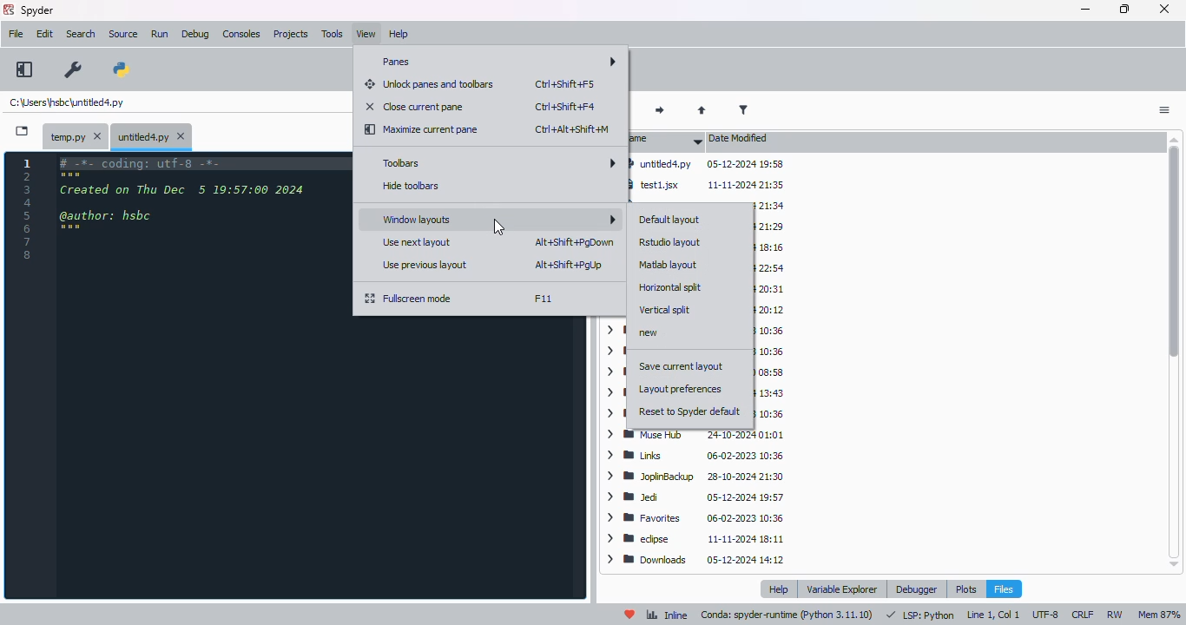 This screenshot has width=1186, height=625. What do you see at coordinates (665, 309) in the screenshot?
I see `vertical split` at bounding box center [665, 309].